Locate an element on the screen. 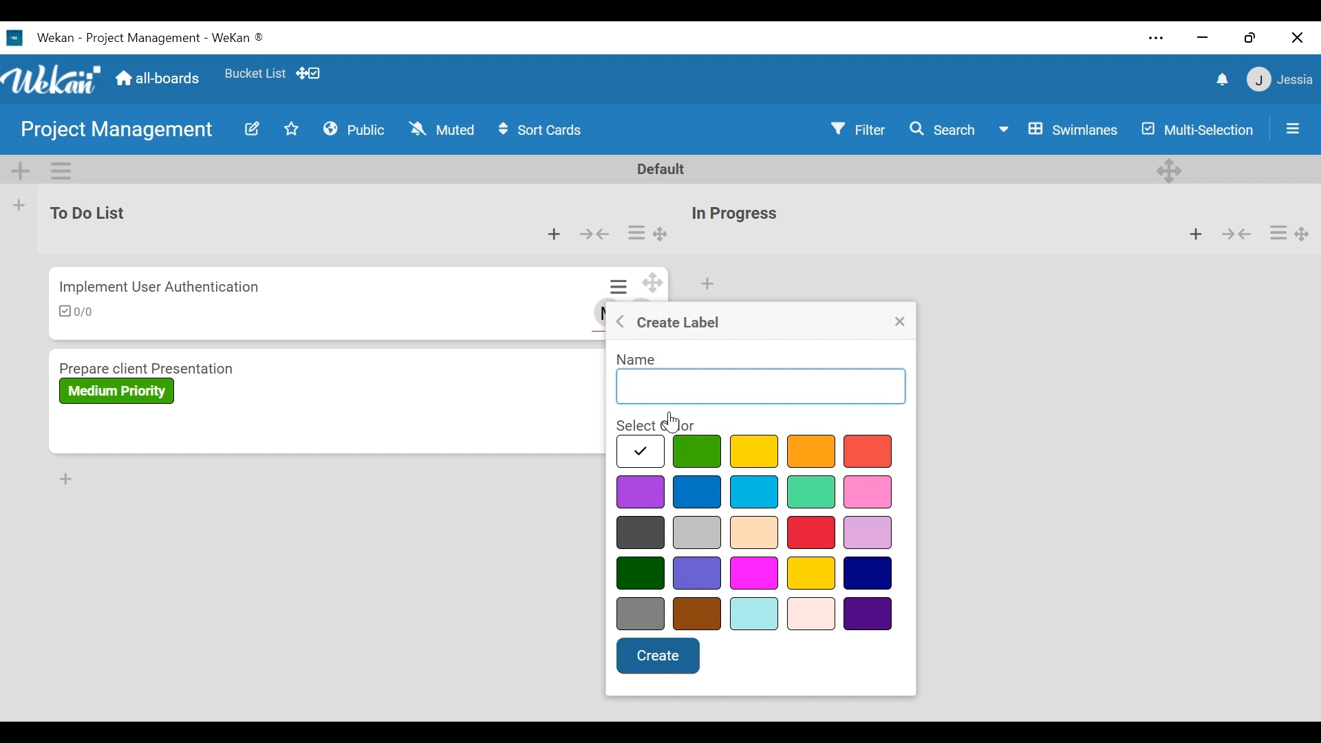  Card Title is located at coordinates (152, 365).